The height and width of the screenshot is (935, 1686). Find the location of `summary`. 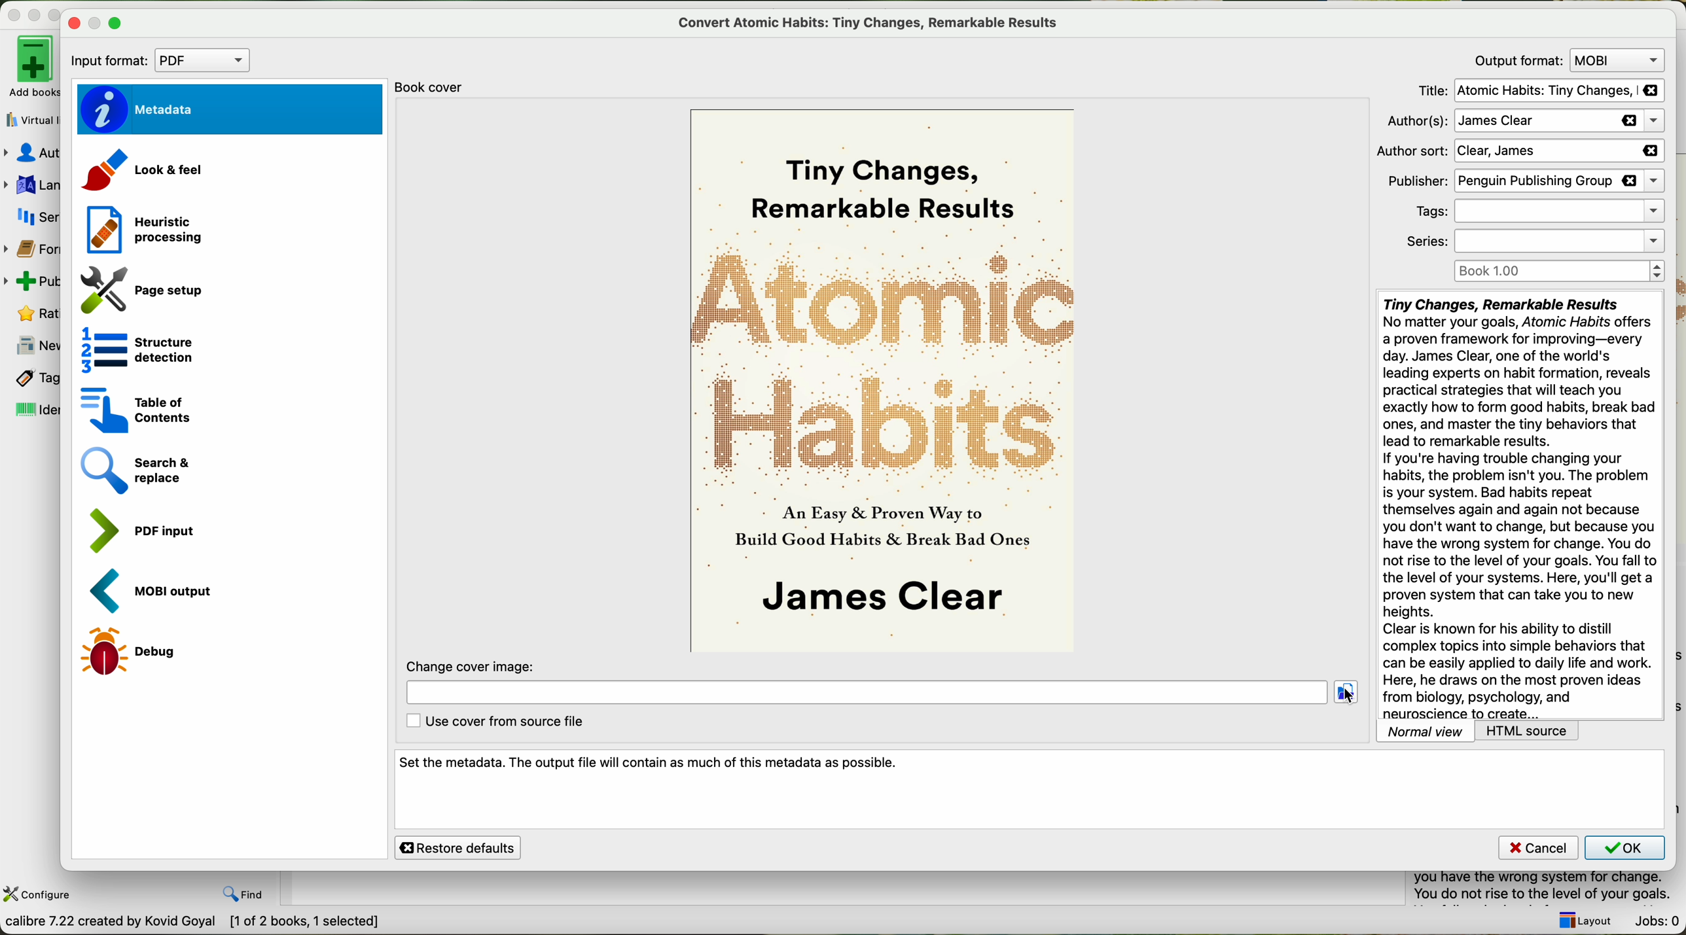

summary is located at coordinates (1549, 888).